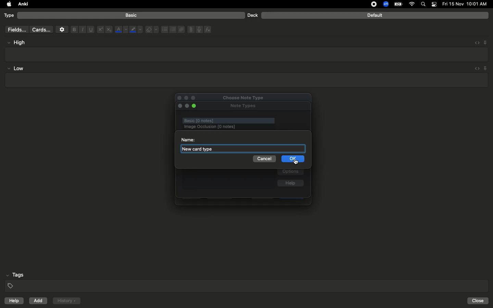  I want to click on History, so click(66, 301).